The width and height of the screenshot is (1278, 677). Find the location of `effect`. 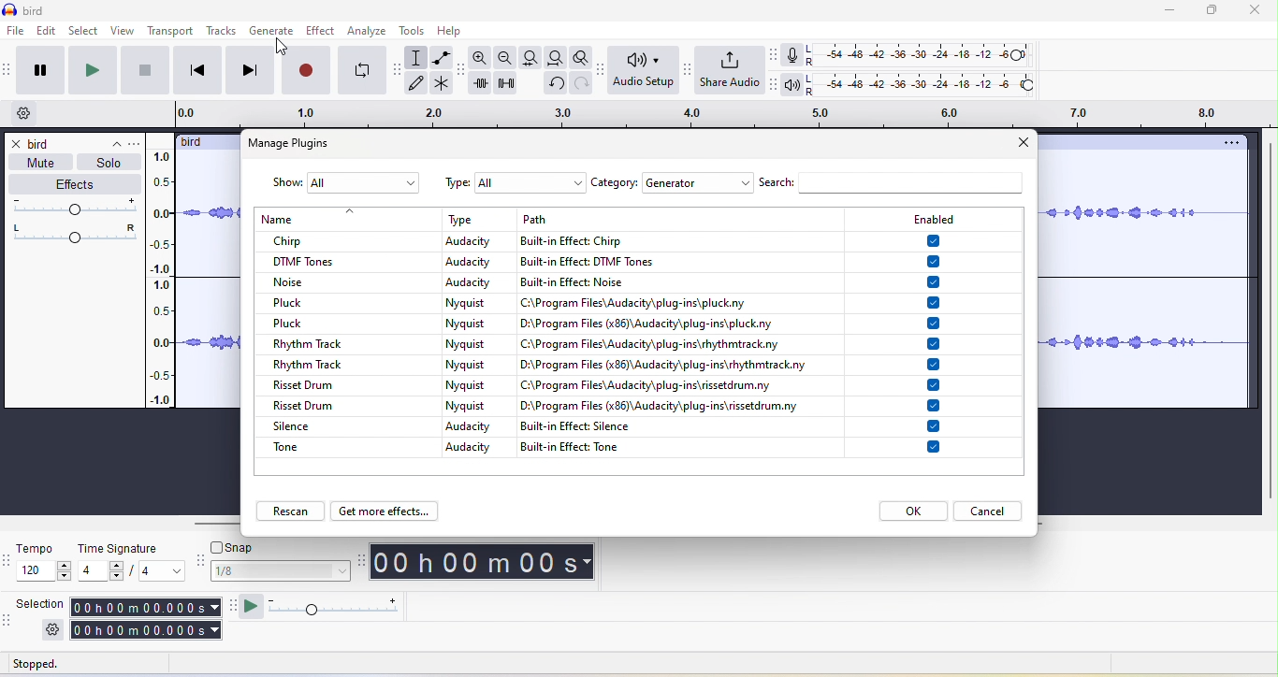

effect is located at coordinates (324, 33).